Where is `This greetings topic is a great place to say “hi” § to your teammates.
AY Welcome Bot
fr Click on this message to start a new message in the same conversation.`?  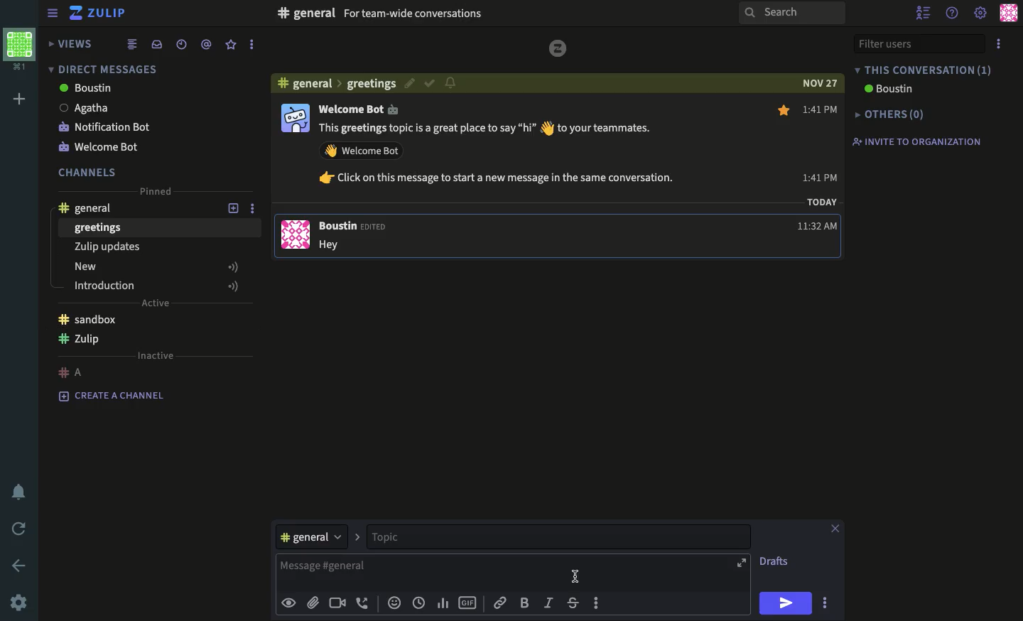
This greetings topic is a great place to say “hi” § to your teammates.
AY Welcome Bot
fr Click on this message to start a new message in the same conversation. is located at coordinates (500, 155).